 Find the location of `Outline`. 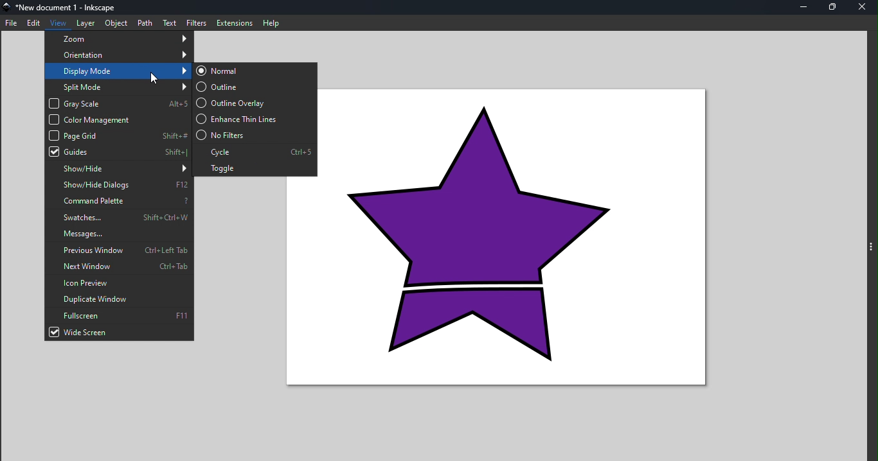

Outline is located at coordinates (256, 87).